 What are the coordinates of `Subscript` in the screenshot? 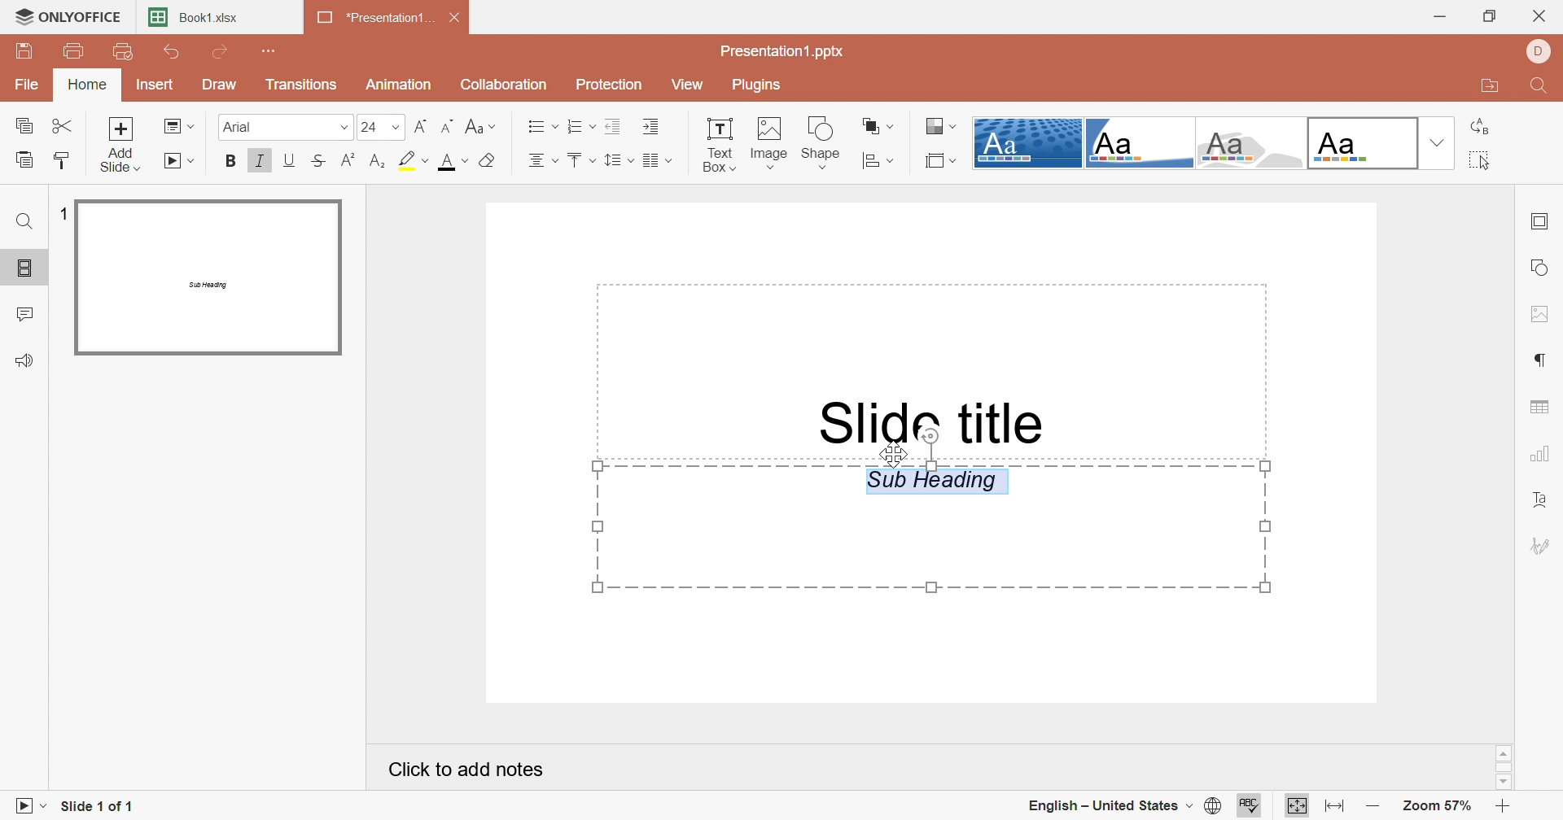 It's located at (379, 160).